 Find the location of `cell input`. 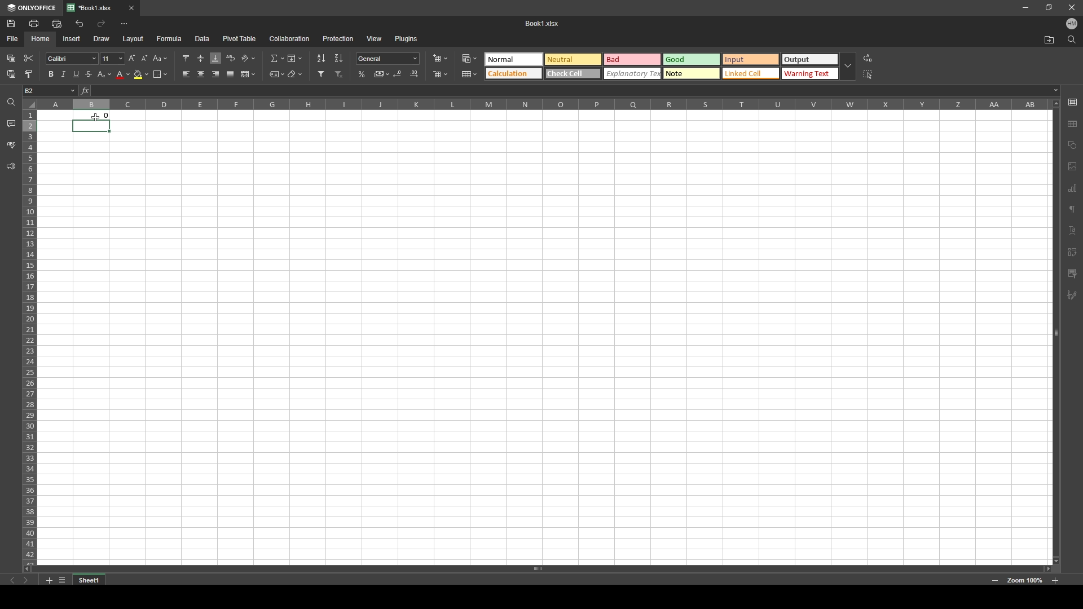

cell input is located at coordinates (571, 91).